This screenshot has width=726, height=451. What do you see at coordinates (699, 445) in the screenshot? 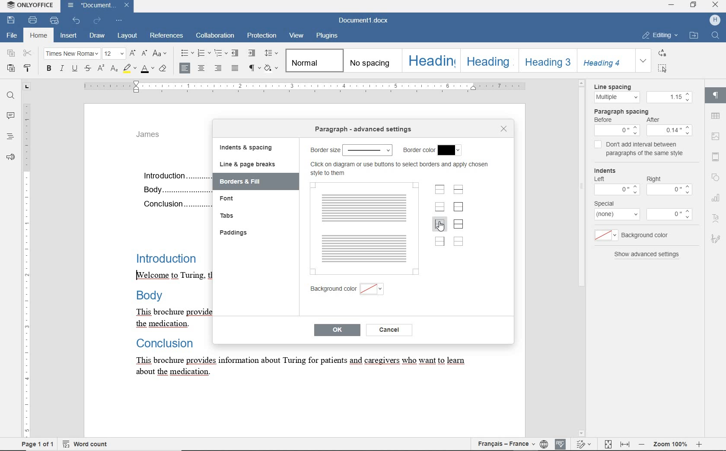
I see `zoom out` at bounding box center [699, 445].